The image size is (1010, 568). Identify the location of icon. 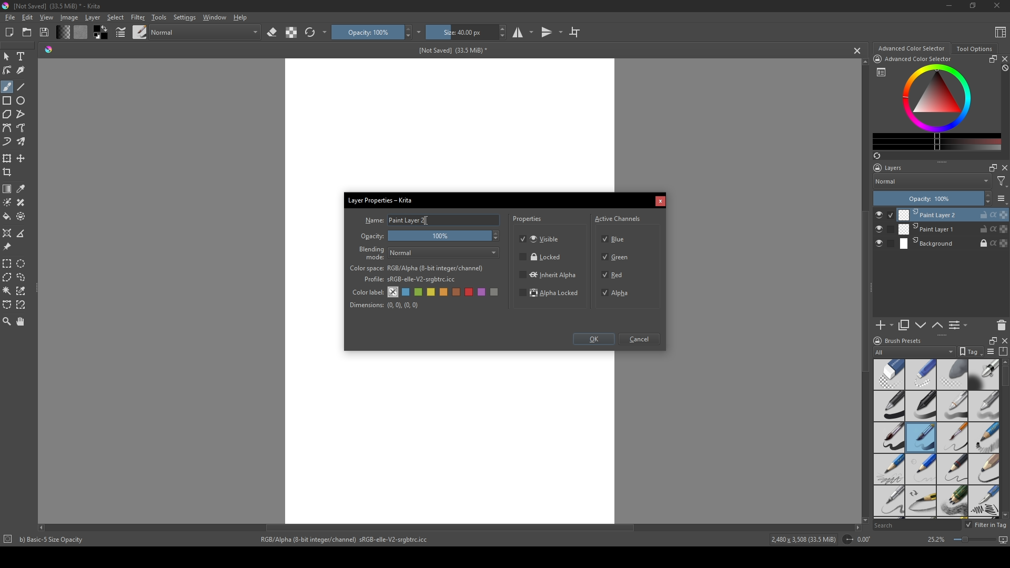
(877, 59).